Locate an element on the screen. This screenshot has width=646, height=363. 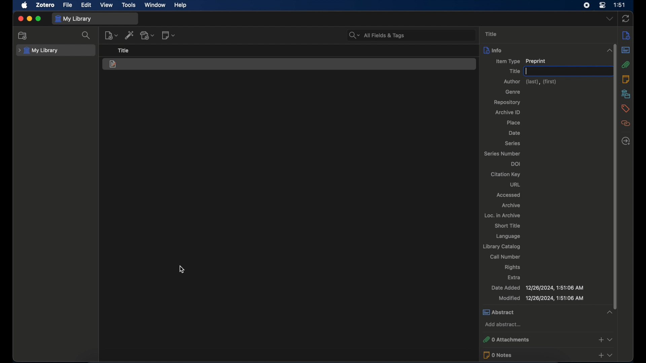
close is located at coordinates (20, 18).